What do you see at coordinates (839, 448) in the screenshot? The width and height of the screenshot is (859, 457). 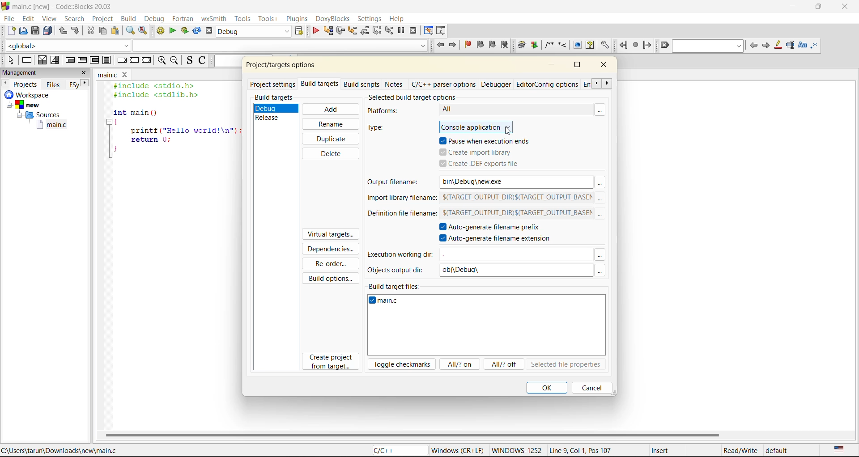 I see `text language` at bounding box center [839, 448].